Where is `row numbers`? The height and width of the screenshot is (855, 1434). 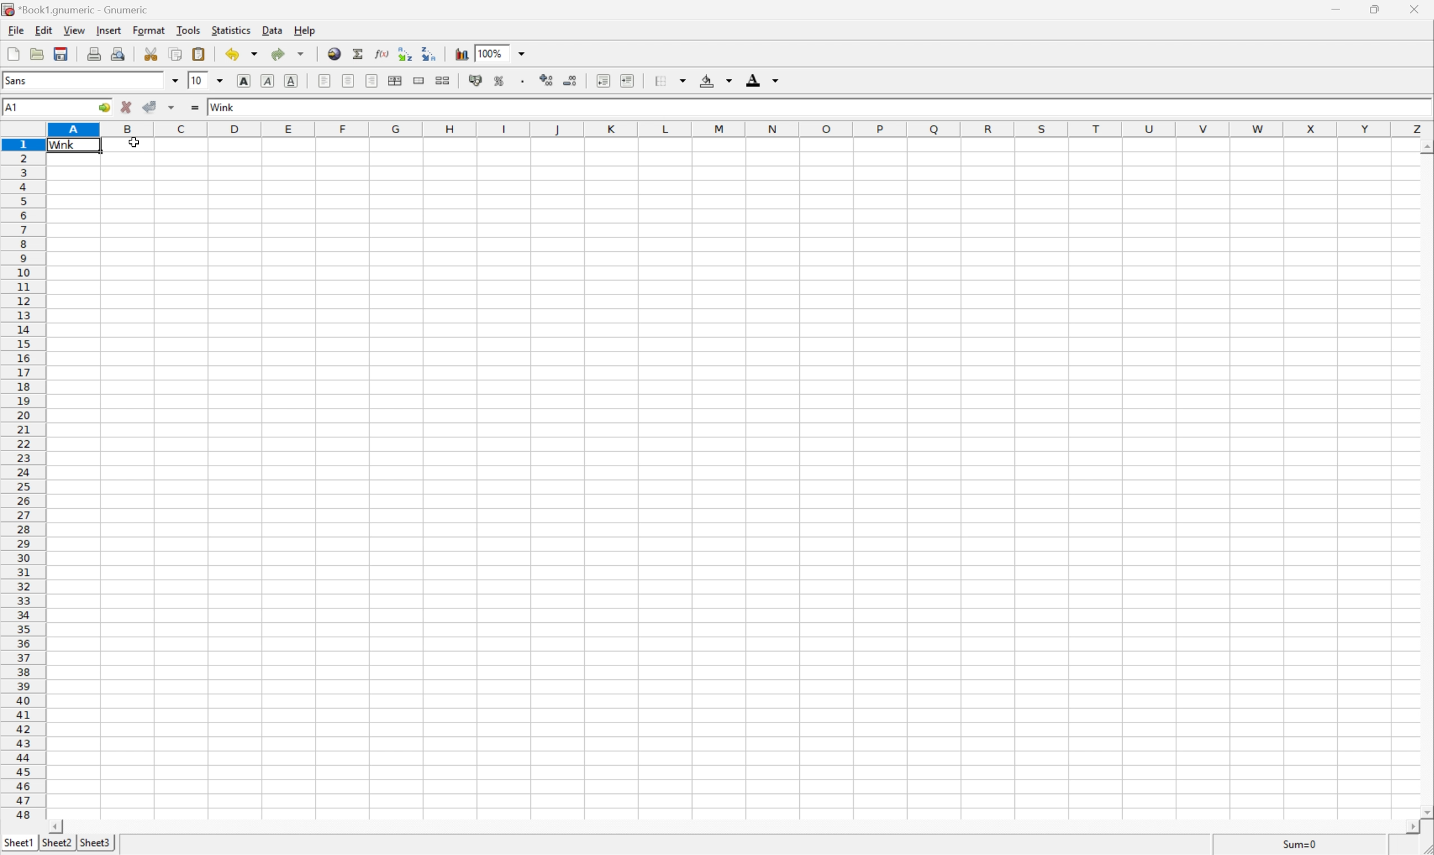
row numbers is located at coordinates (26, 483).